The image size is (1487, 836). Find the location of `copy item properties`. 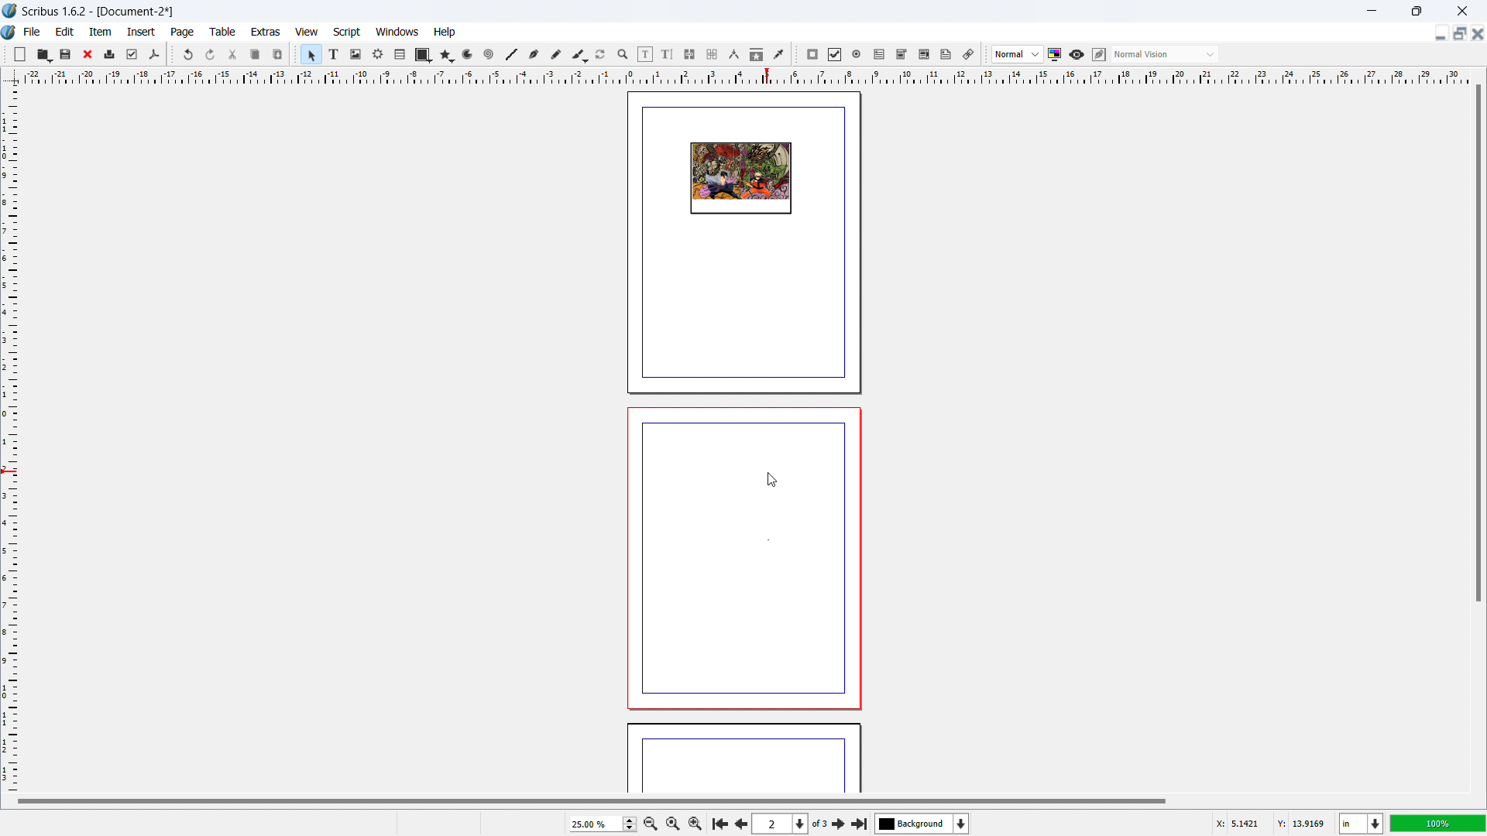

copy item properties is located at coordinates (757, 54).